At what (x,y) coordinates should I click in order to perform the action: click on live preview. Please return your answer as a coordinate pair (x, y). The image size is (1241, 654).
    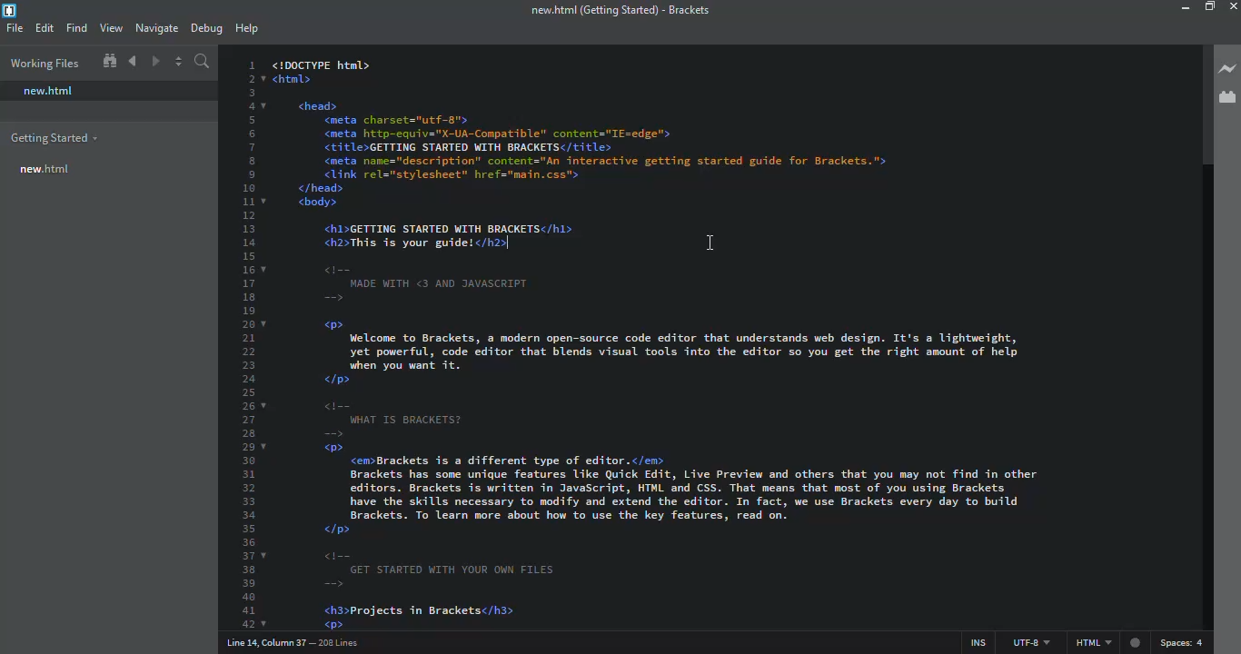
    Looking at the image, I should click on (1226, 69).